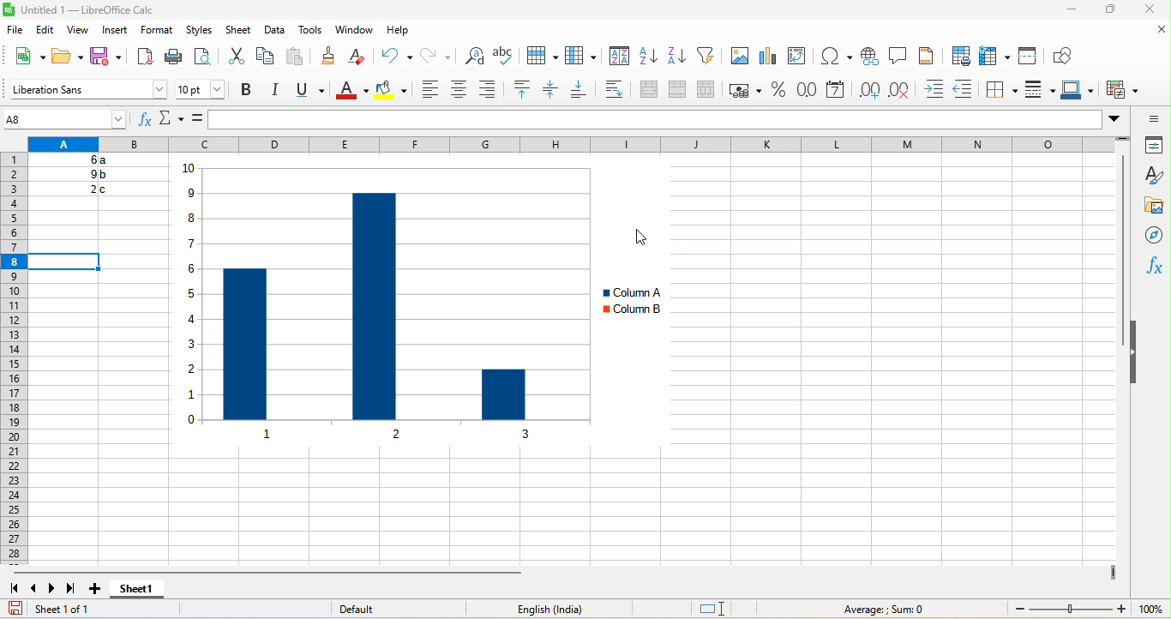 The image size is (1171, 619). I want to click on wrap text, so click(618, 92).